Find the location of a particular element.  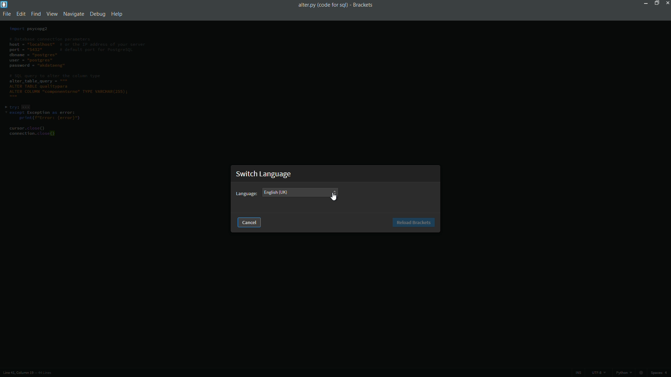

english is located at coordinates (277, 193).